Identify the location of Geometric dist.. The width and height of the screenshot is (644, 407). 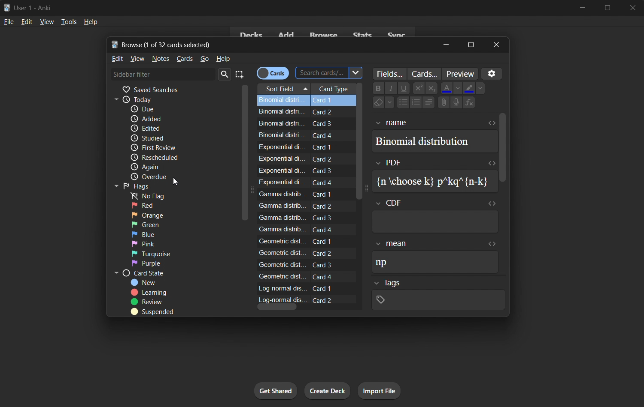
(281, 253).